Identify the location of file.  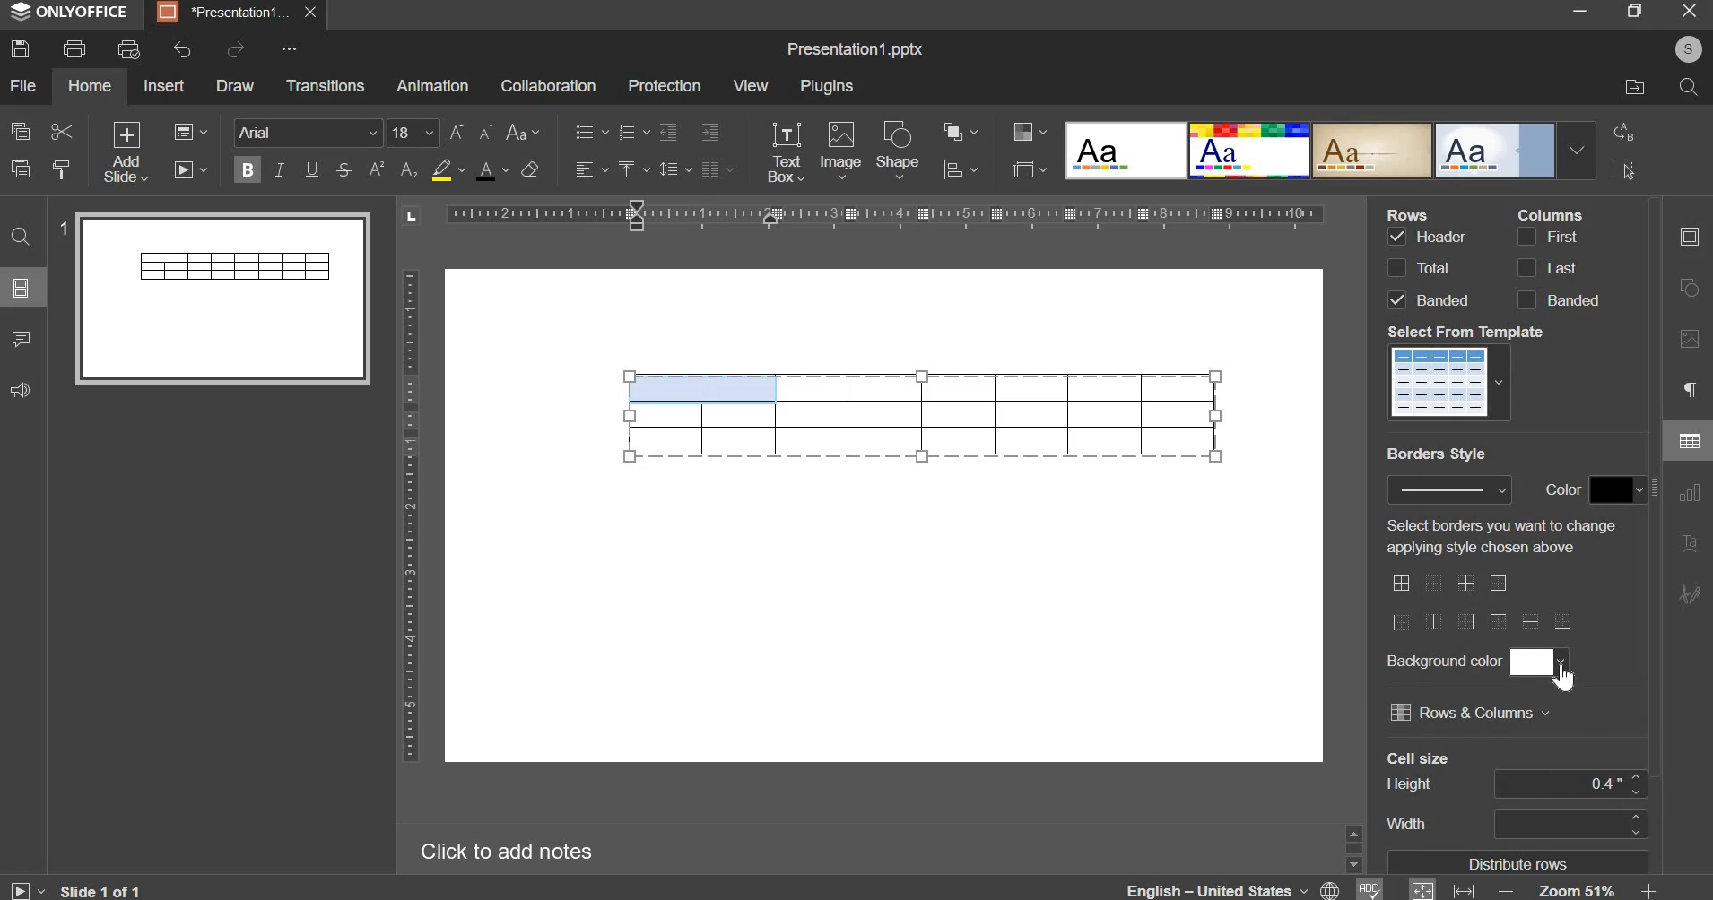
(23, 85).